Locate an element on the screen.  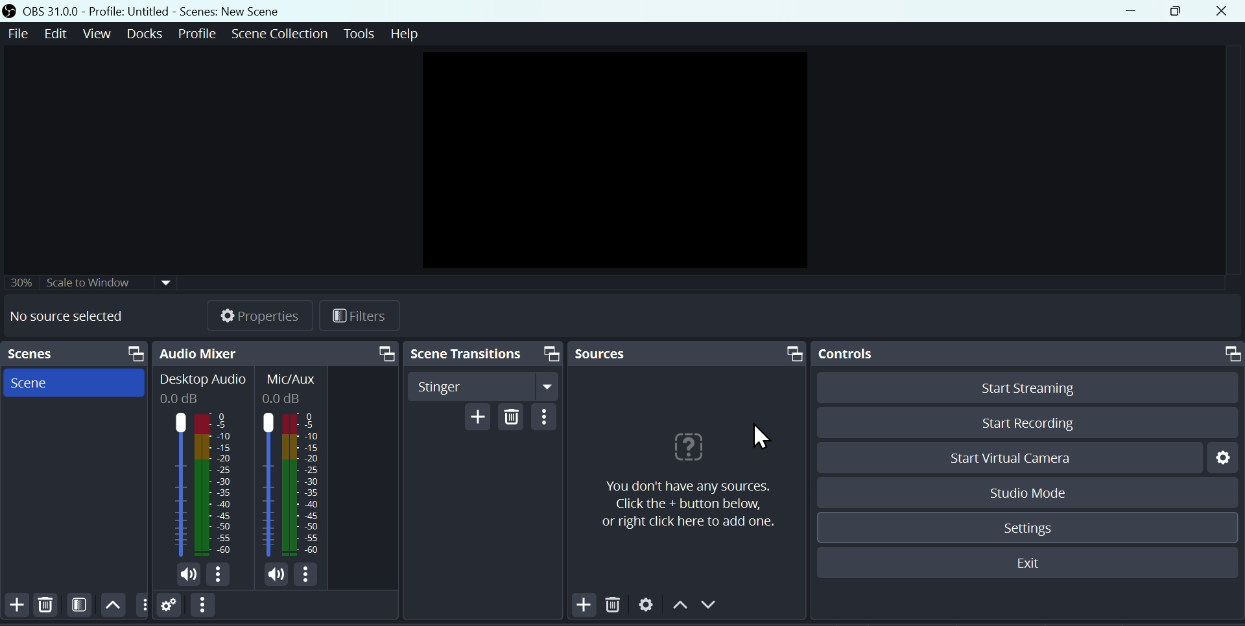
30% is located at coordinates (21, 281).